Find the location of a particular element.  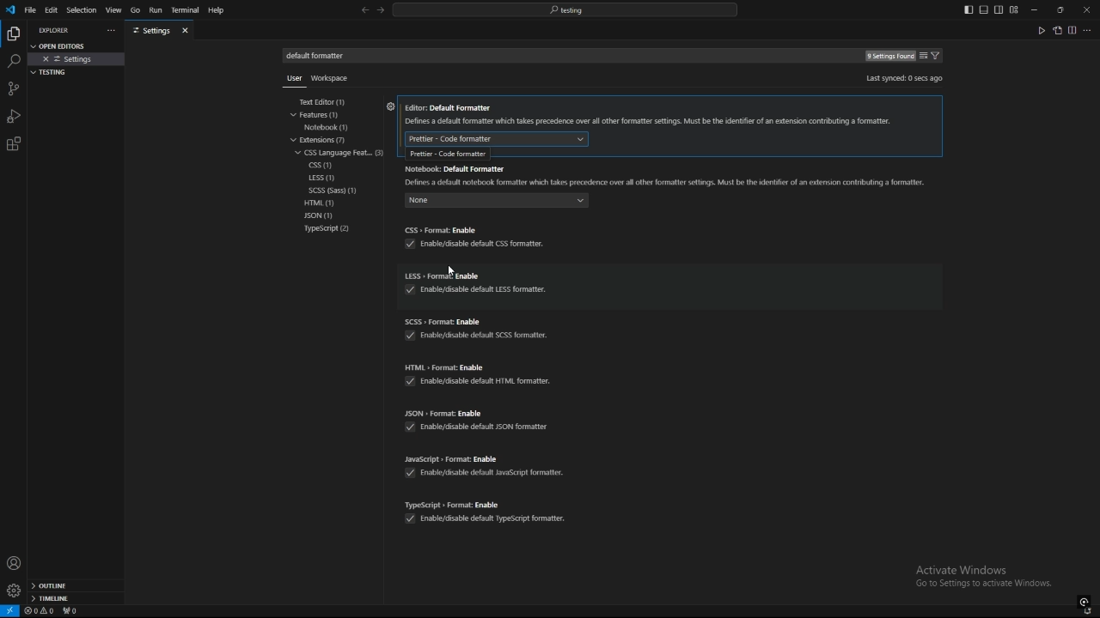

go is located at coordinates (135, 10).